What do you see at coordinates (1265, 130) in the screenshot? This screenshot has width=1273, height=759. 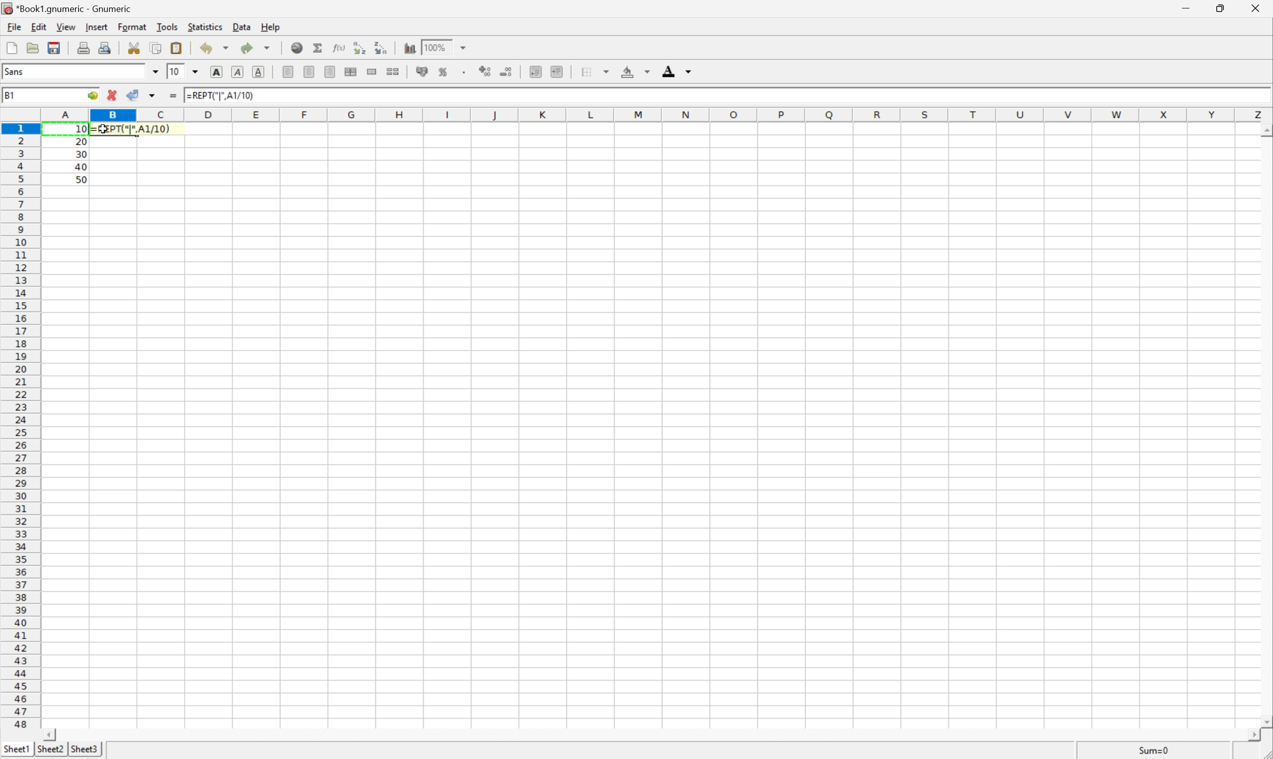 I see `Scroll Up` at bounding box center [1265, 130].